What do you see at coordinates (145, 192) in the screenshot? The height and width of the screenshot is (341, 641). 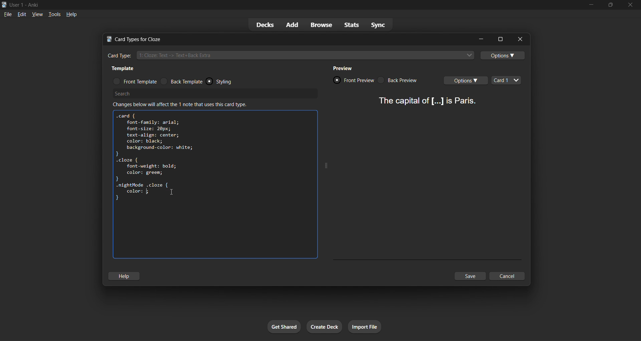 I see `color attribute` at bounding box center [145, 192].